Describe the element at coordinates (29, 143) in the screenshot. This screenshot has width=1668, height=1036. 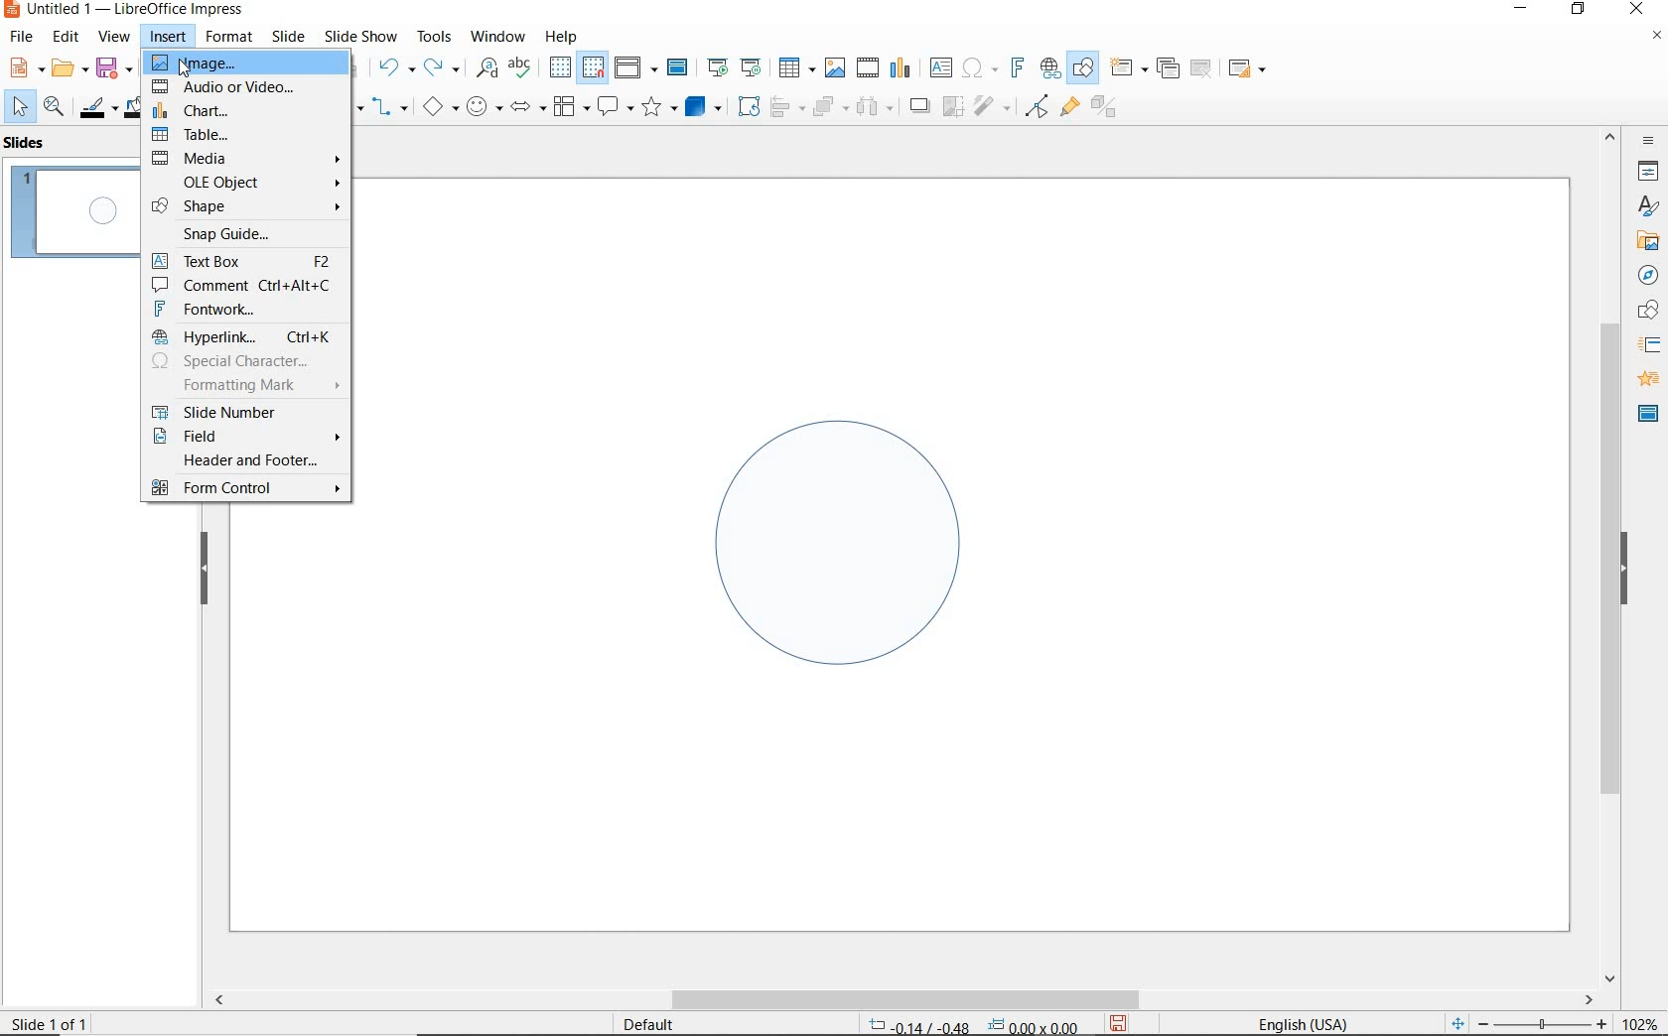
I see `slides` at that location.